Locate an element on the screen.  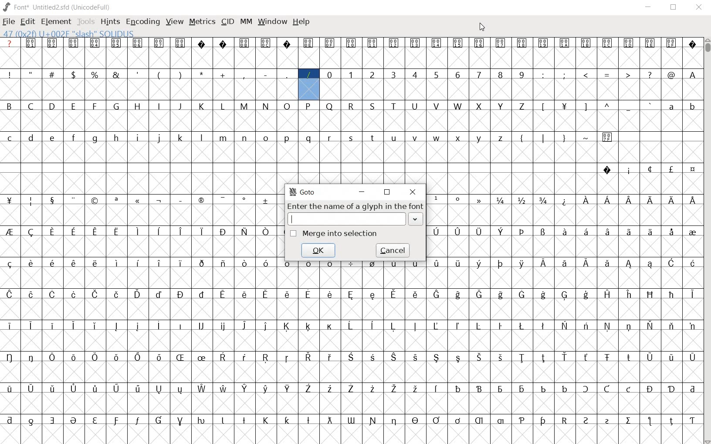
glyph is located at coordinates (372, 389).